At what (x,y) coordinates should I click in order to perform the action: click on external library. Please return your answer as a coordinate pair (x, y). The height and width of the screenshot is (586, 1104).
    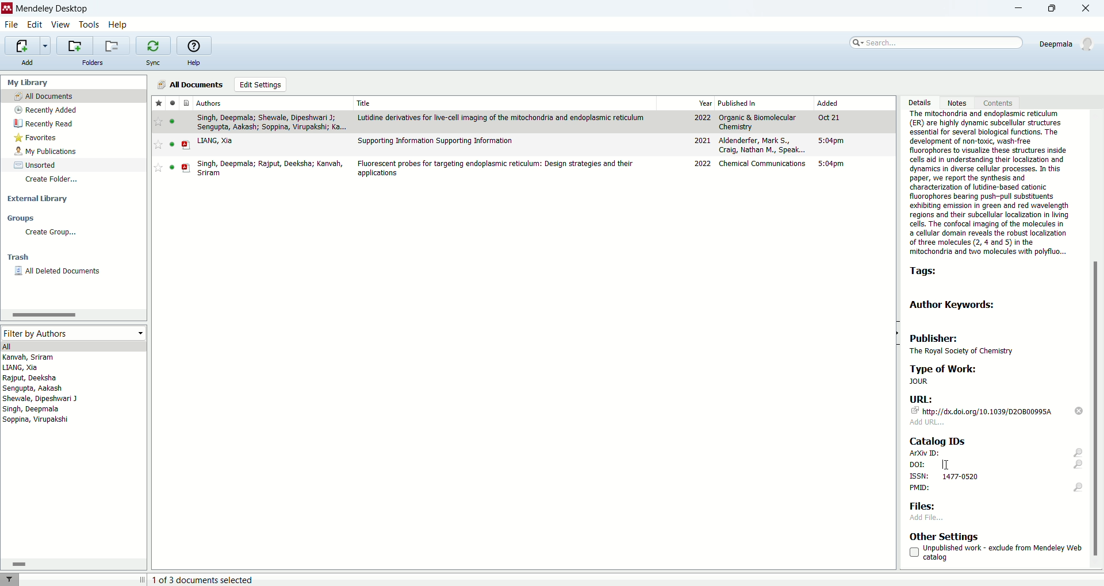
    Looking at the image, I should click on (38, 199).